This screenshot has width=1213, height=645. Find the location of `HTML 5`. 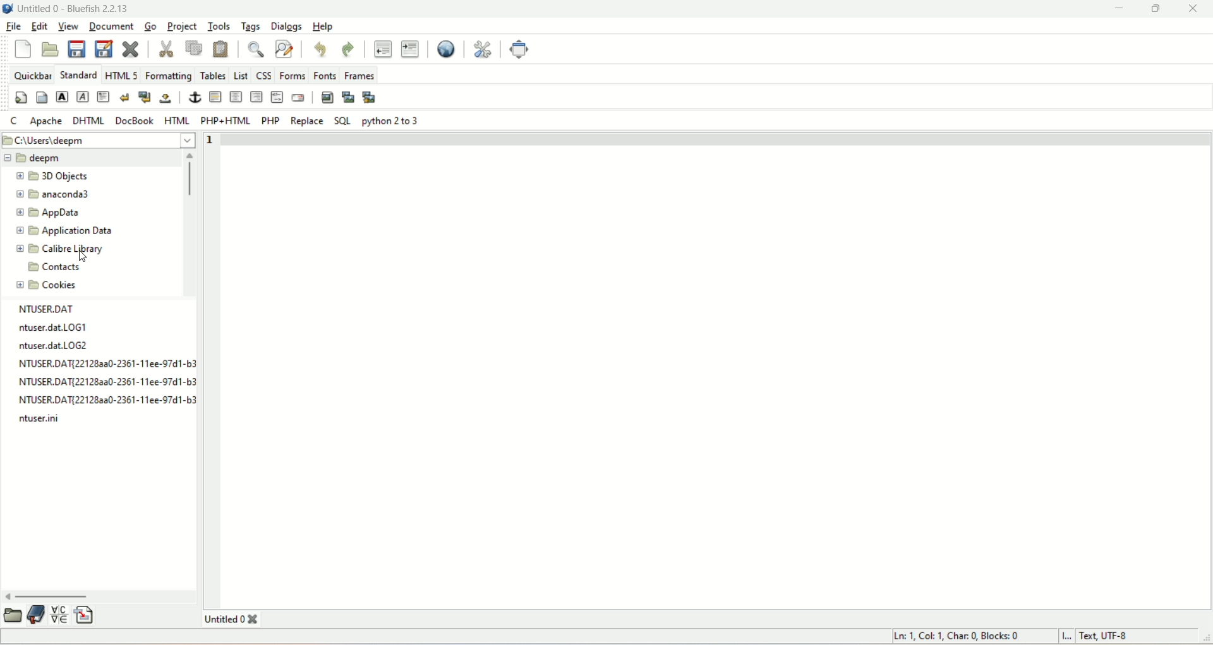

HTML 5 is located at coordinates (122, 74).